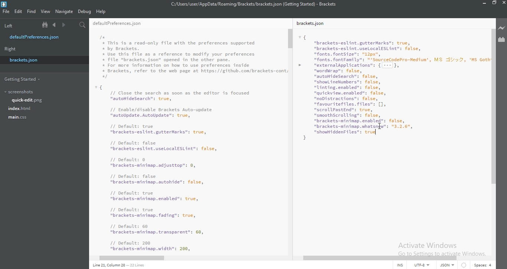 This screenshot has height=269, width=507. I want to click on search, so click(81, 26).